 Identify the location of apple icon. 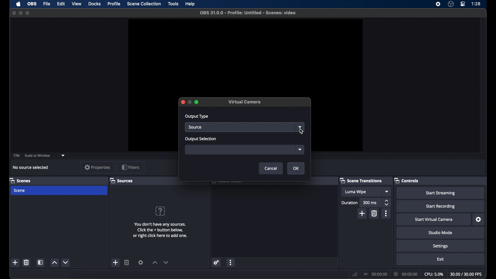
(18, 4).